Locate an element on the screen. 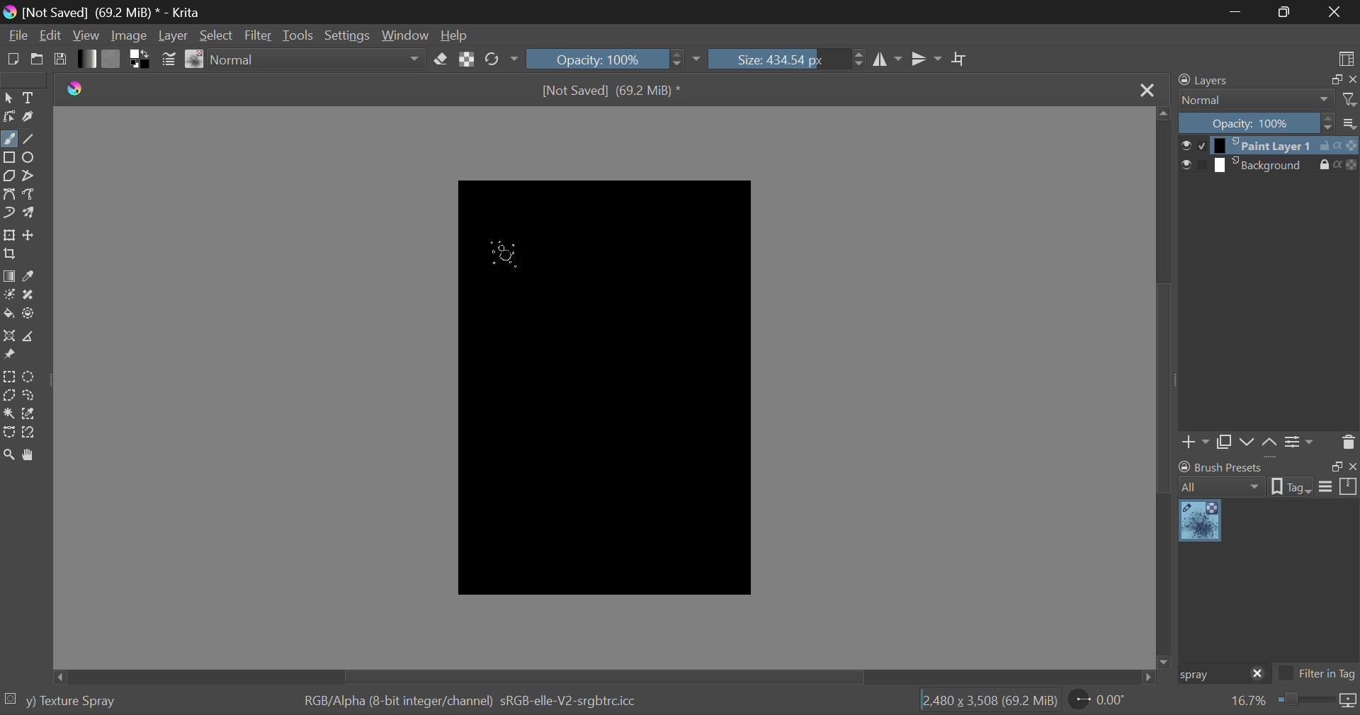  filters icon is located at coordinates (1350, 98).